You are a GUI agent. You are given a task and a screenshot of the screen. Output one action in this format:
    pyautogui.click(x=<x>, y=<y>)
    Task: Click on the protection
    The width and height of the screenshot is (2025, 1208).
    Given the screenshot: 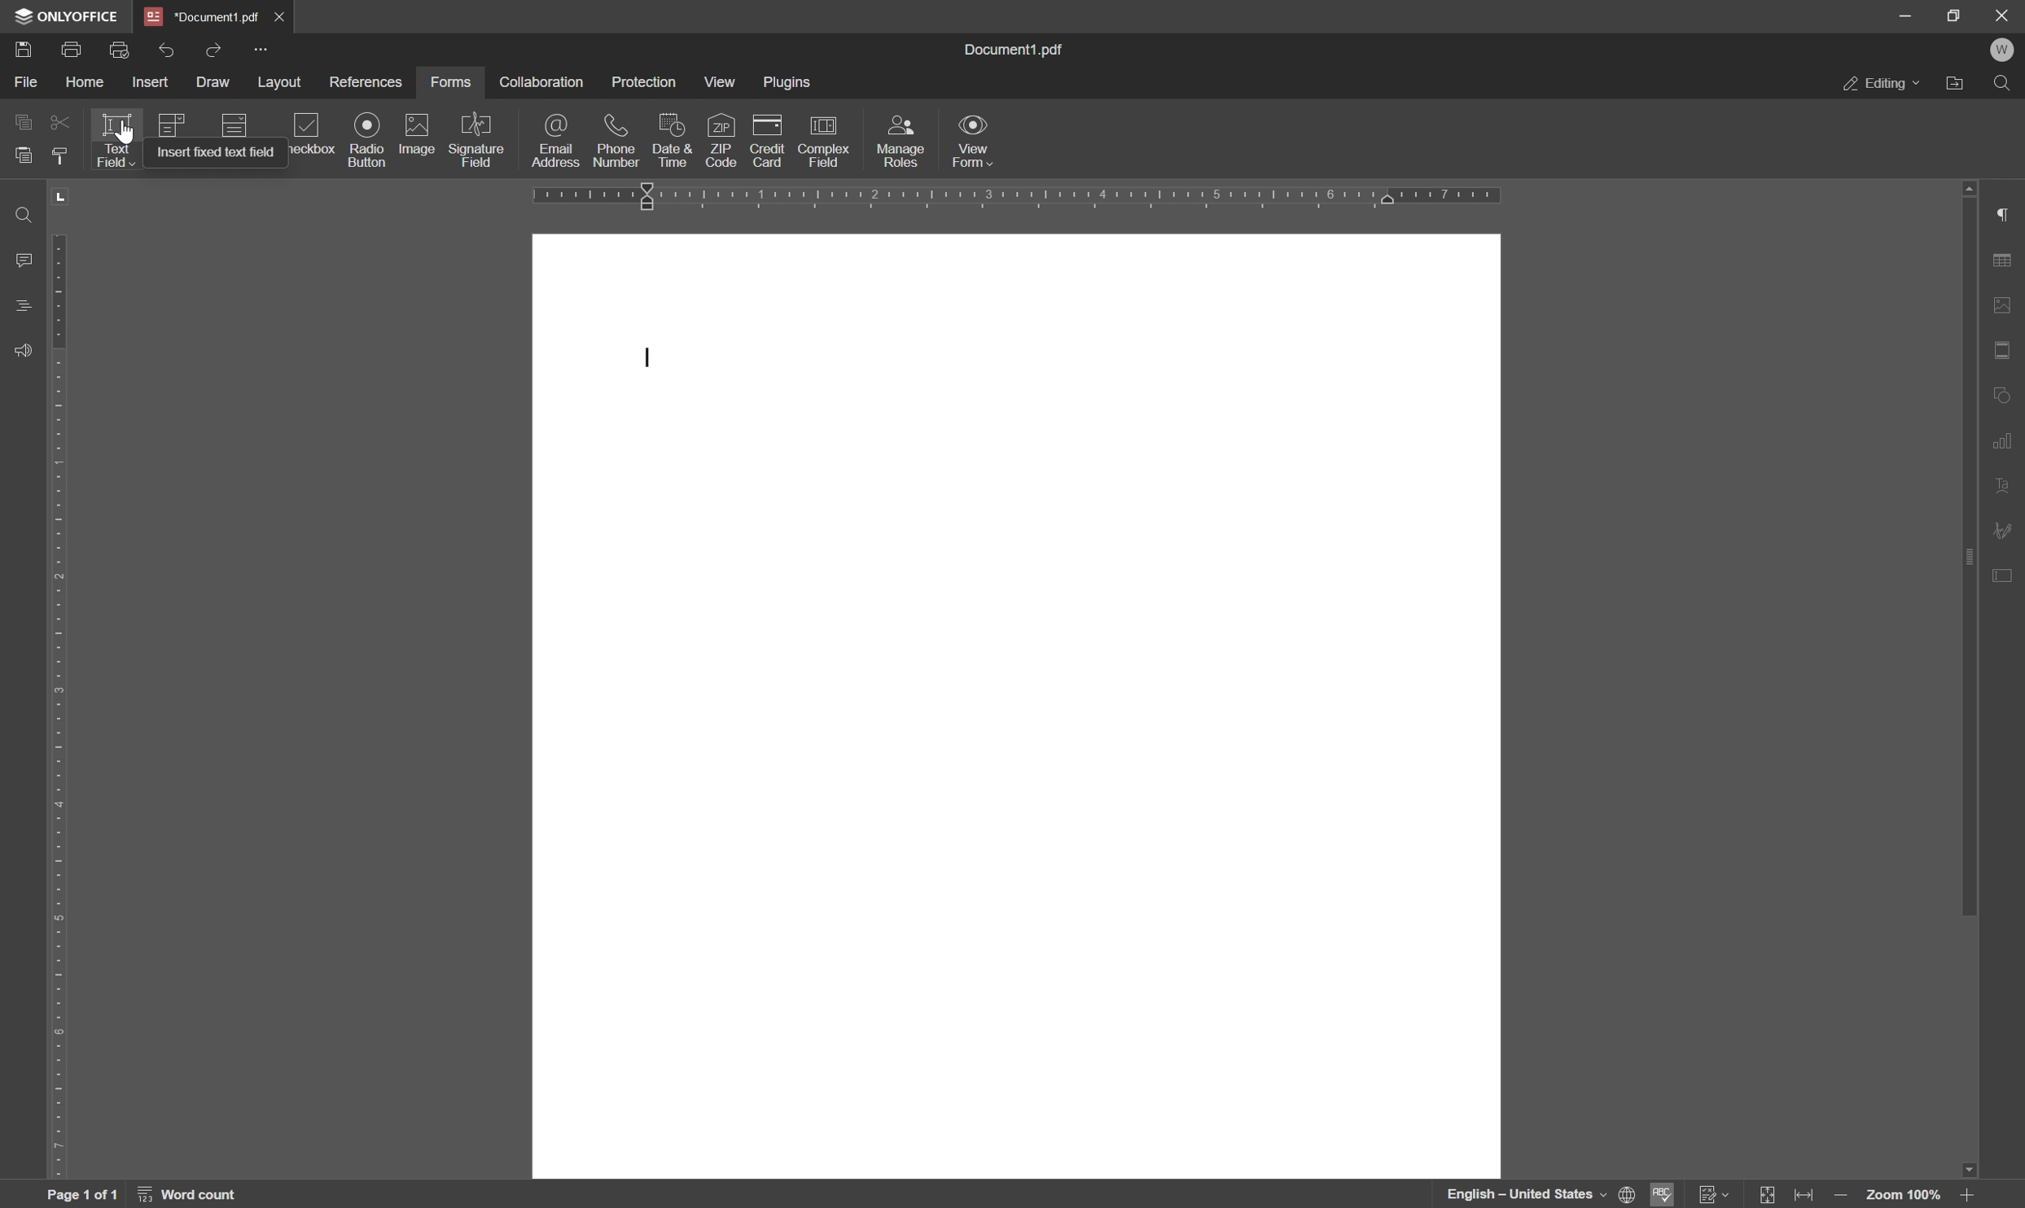 What is the action you would take?
    pyautogui.click(x=647, y=84)
    